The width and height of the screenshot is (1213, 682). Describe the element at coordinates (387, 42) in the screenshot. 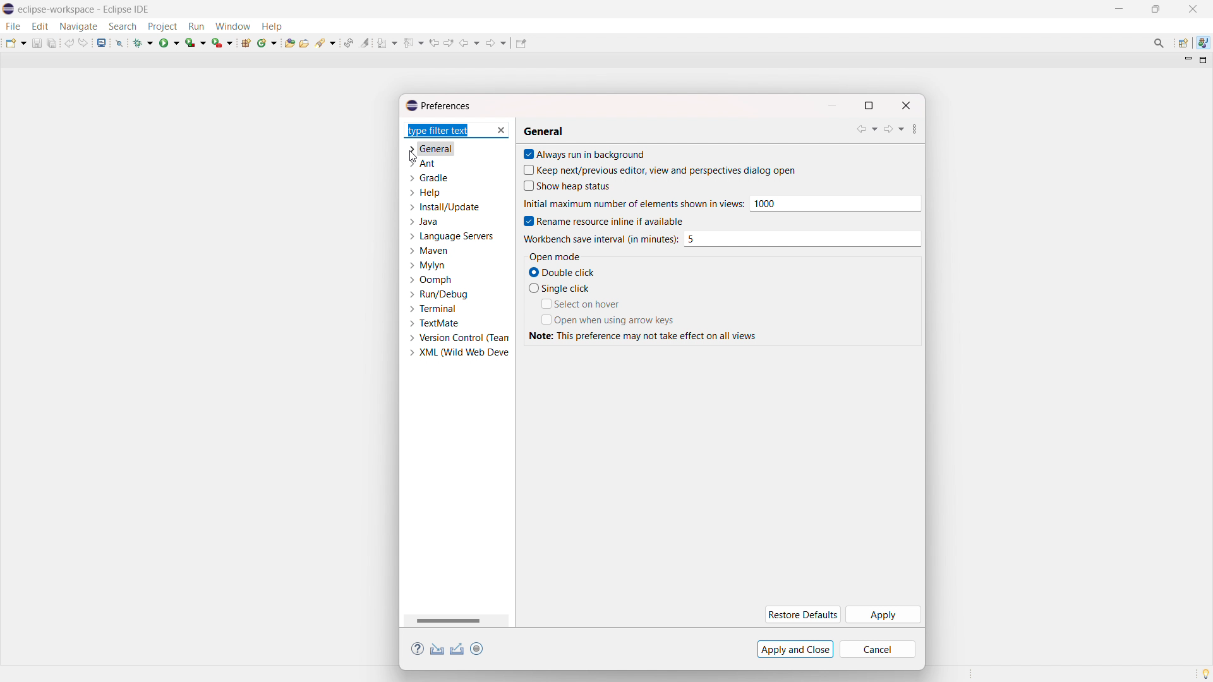

I see `next annotation` at that location.